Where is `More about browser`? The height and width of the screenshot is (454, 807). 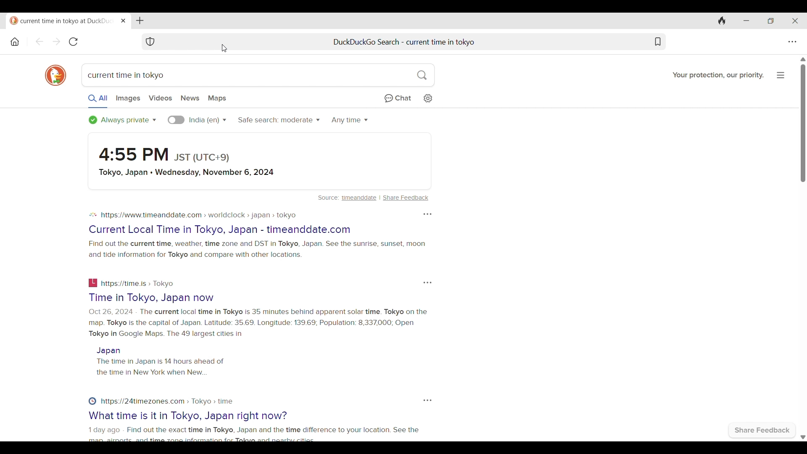
More about browser is located at coordinates (781, 75).